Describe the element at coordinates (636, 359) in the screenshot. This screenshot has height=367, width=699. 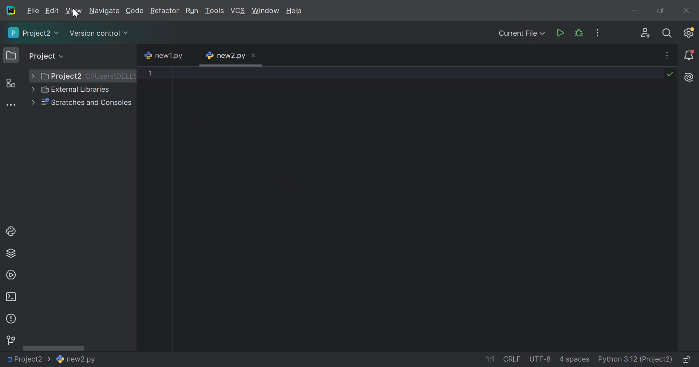
I see `Python 3.12 (Project)` at that location.